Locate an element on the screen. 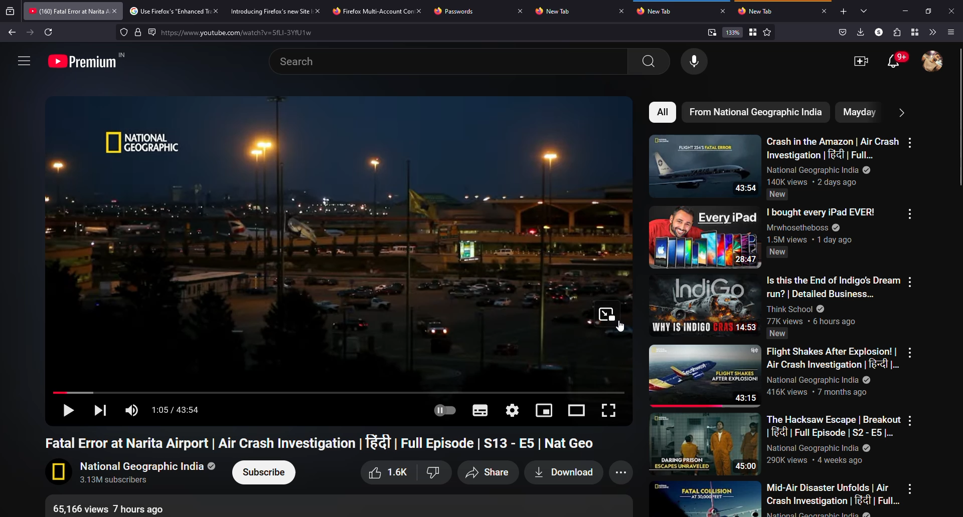 The image size is (963, 517). close is located at coordinates (420, 9).